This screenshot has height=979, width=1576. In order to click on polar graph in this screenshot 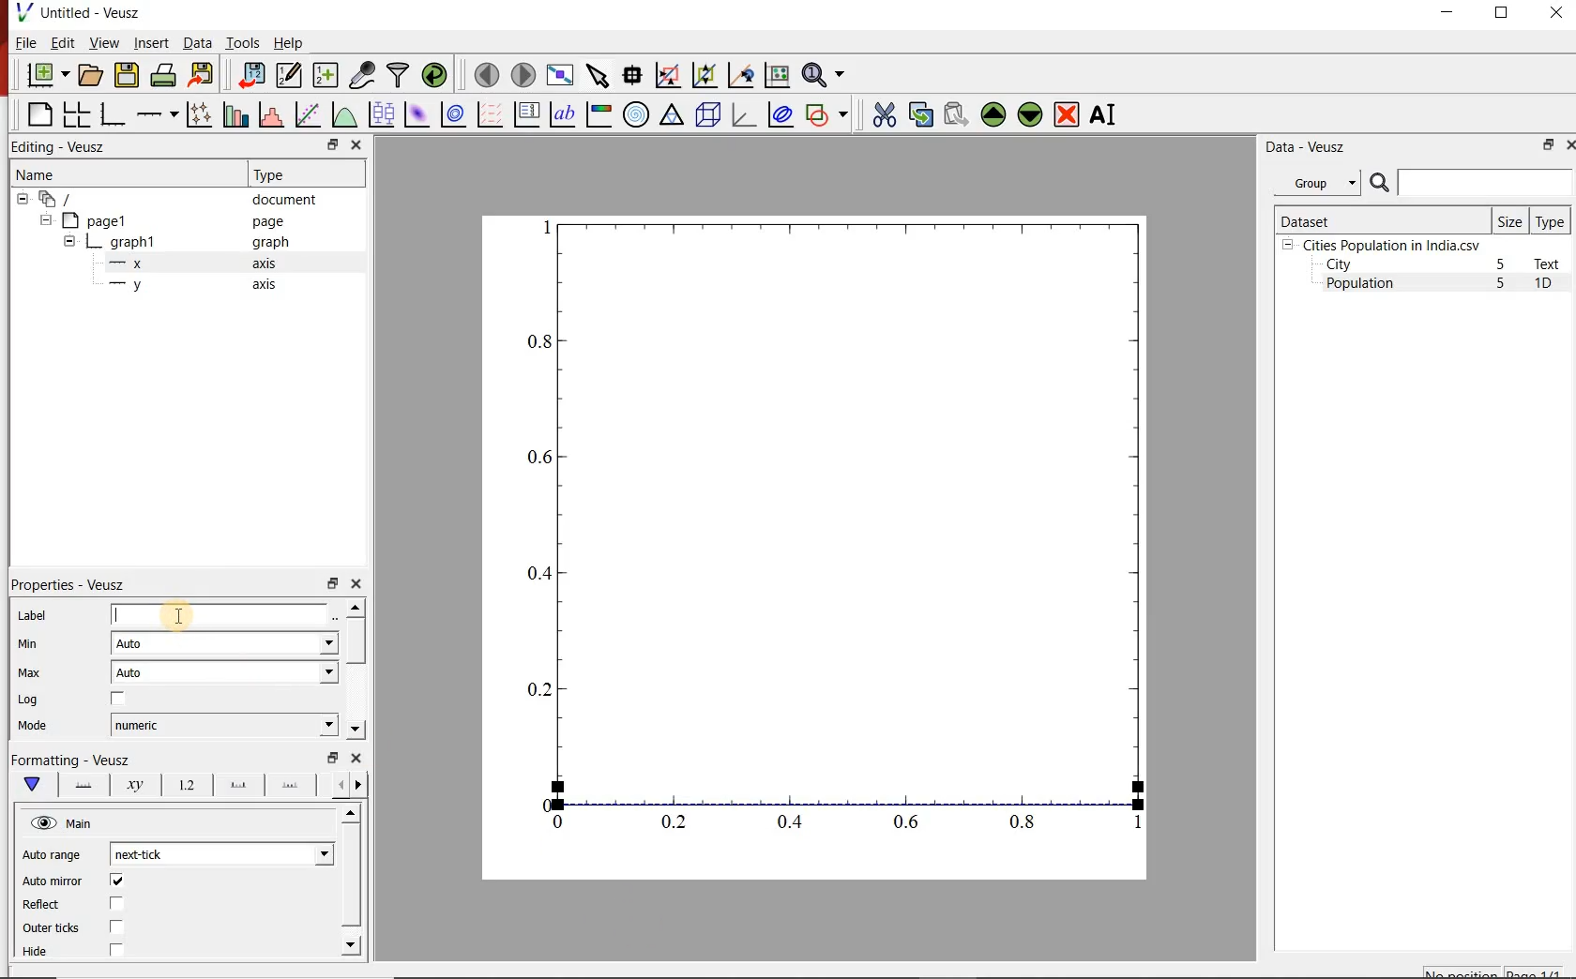, I will do `click(636, 113)`.